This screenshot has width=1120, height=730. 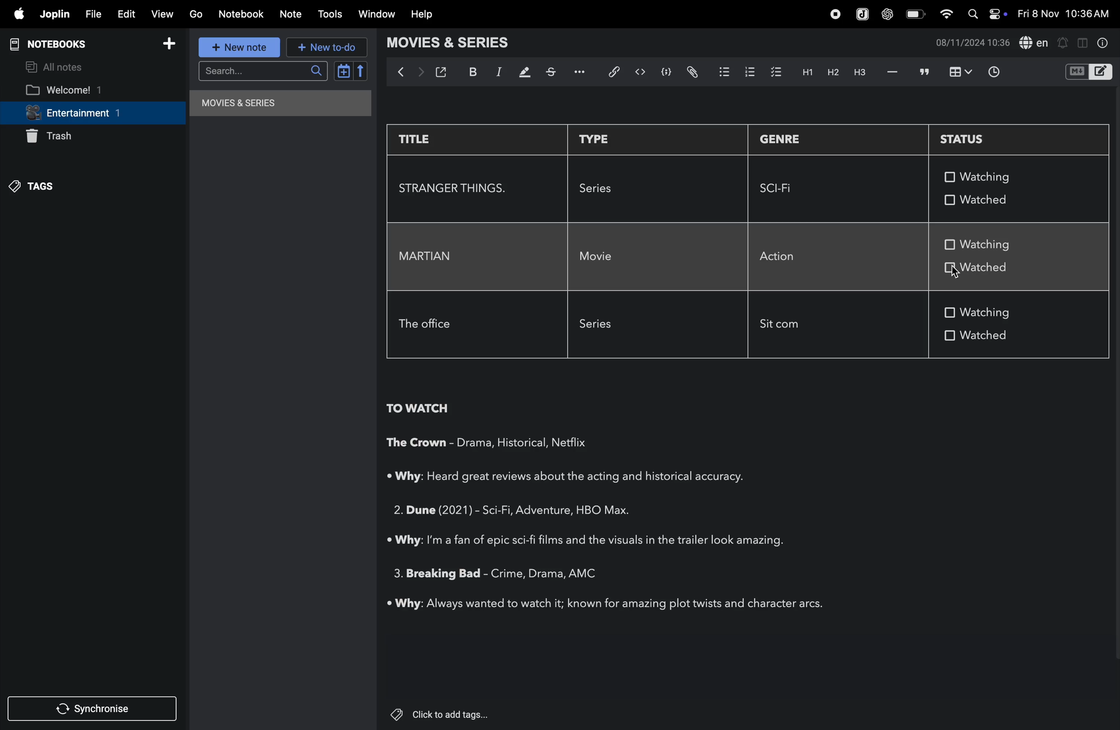 What do you see at coordinates (526, 512) in the screenshot?
I see `Genre` at bounding box center [526, 512].